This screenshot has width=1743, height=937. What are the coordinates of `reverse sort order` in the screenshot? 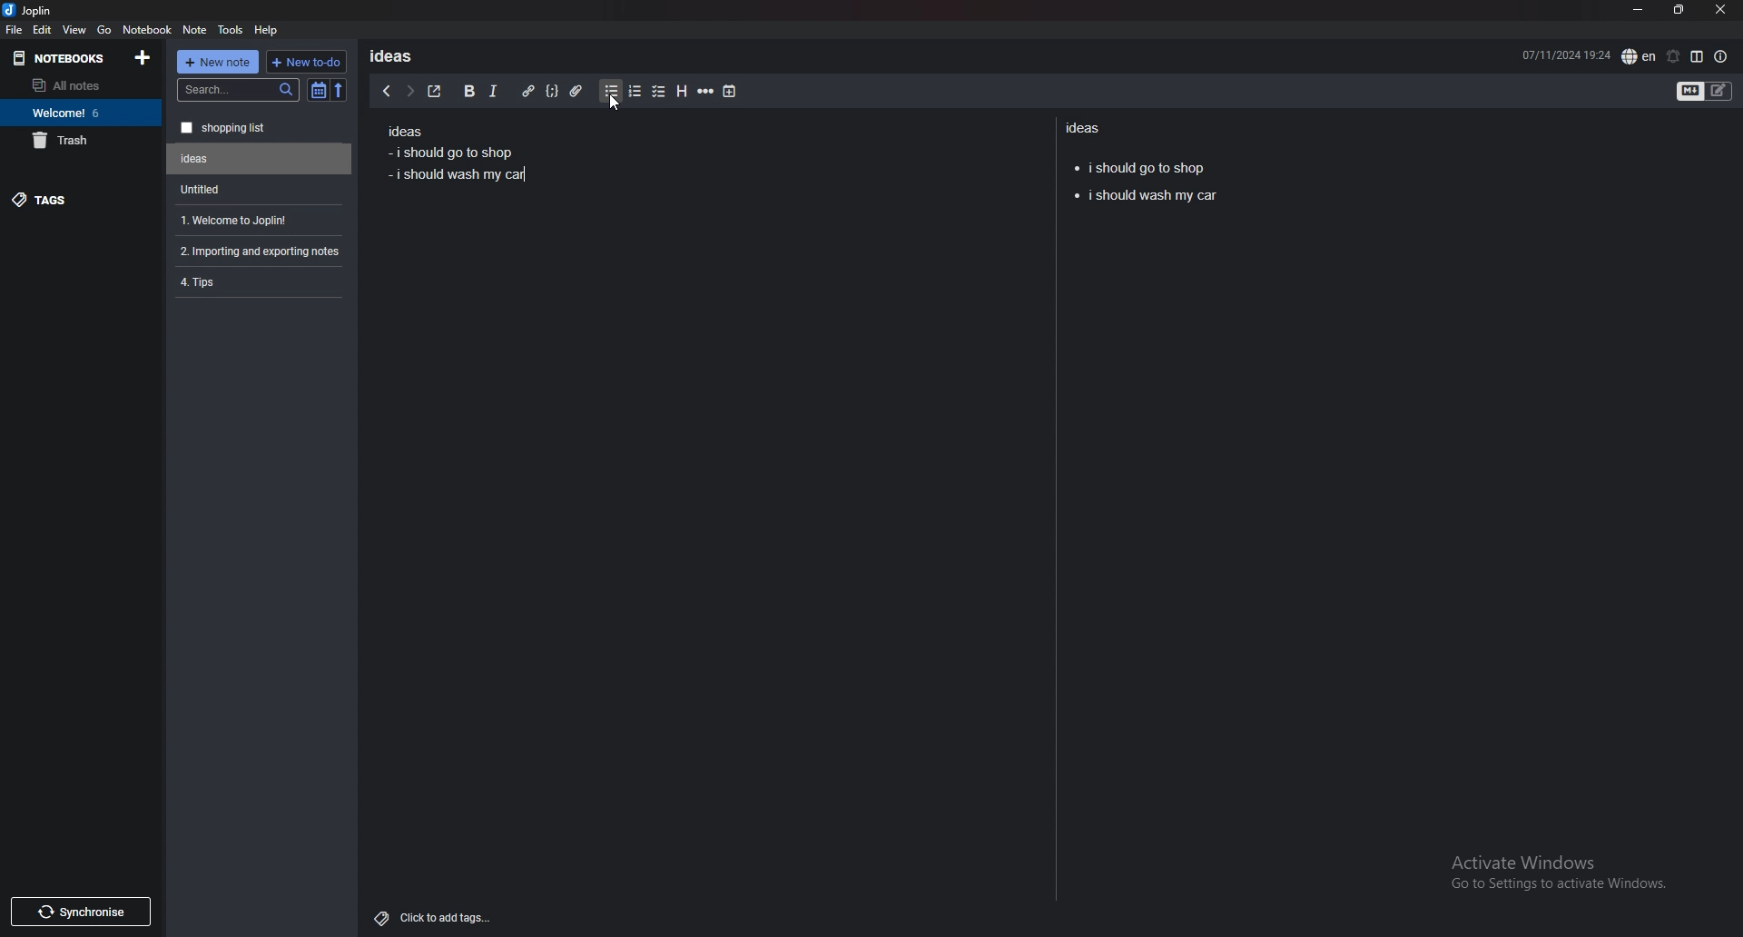 It's located at (339, 91).